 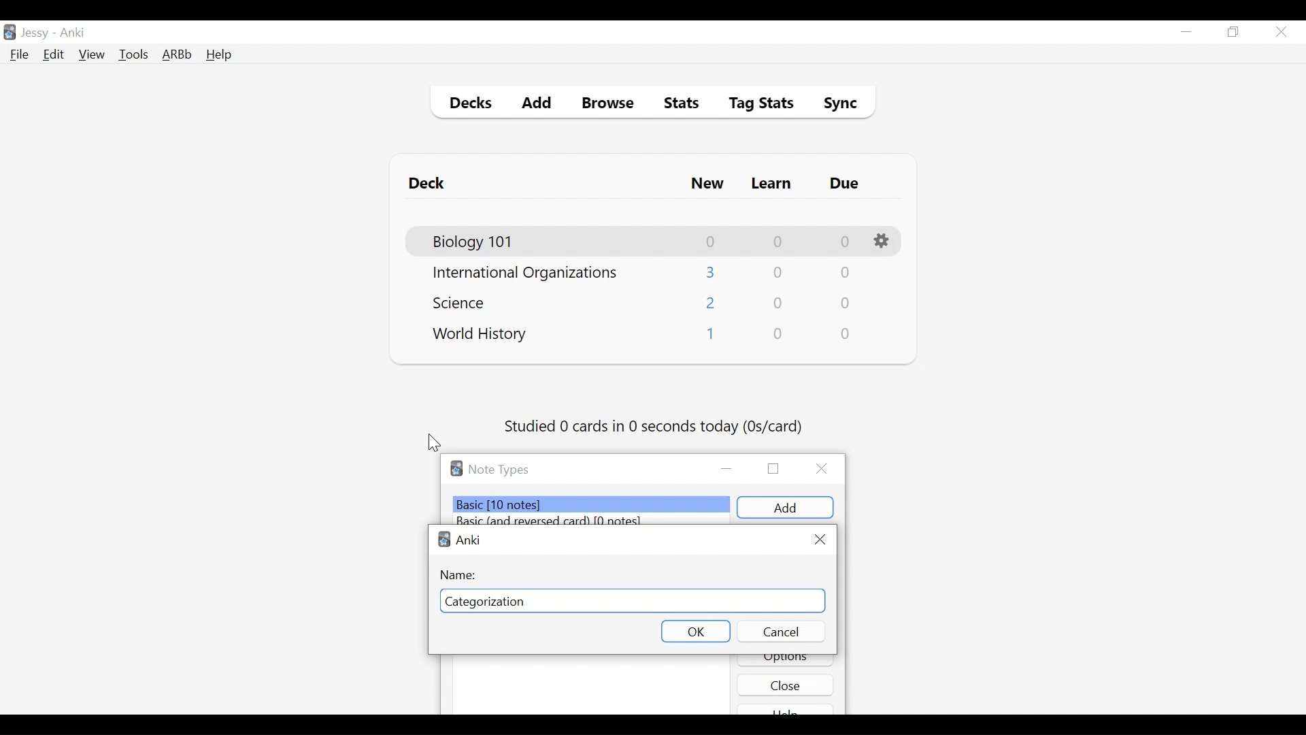 What do you see at coordinates (835, 105) in the screenshot?
I see `Sybc` at bounding box center [835, 105].